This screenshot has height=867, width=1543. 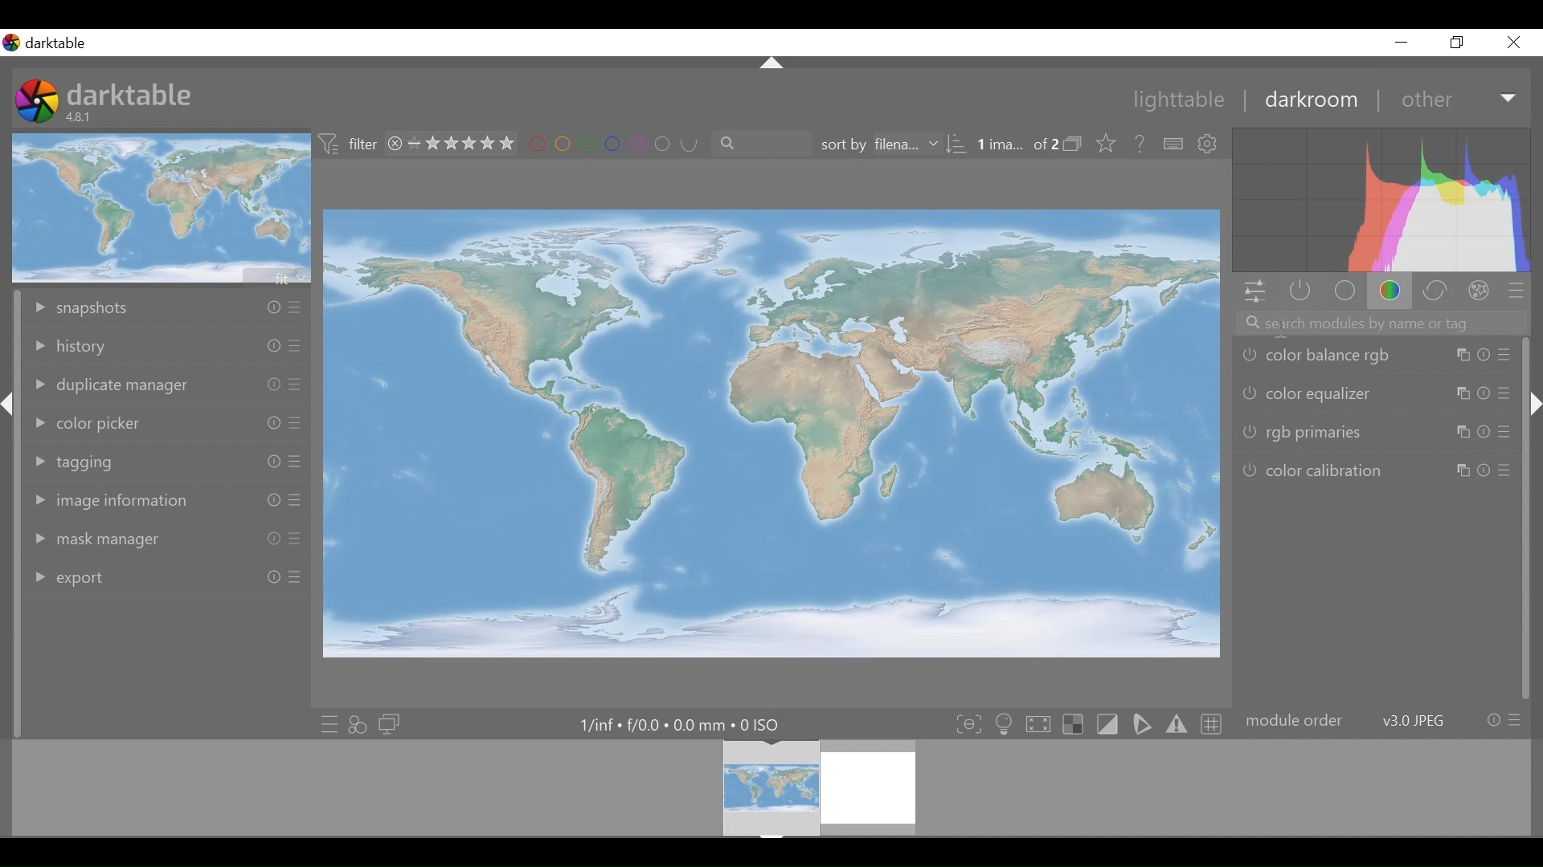 I want to click on search modules, so click(x=1385, y=327).